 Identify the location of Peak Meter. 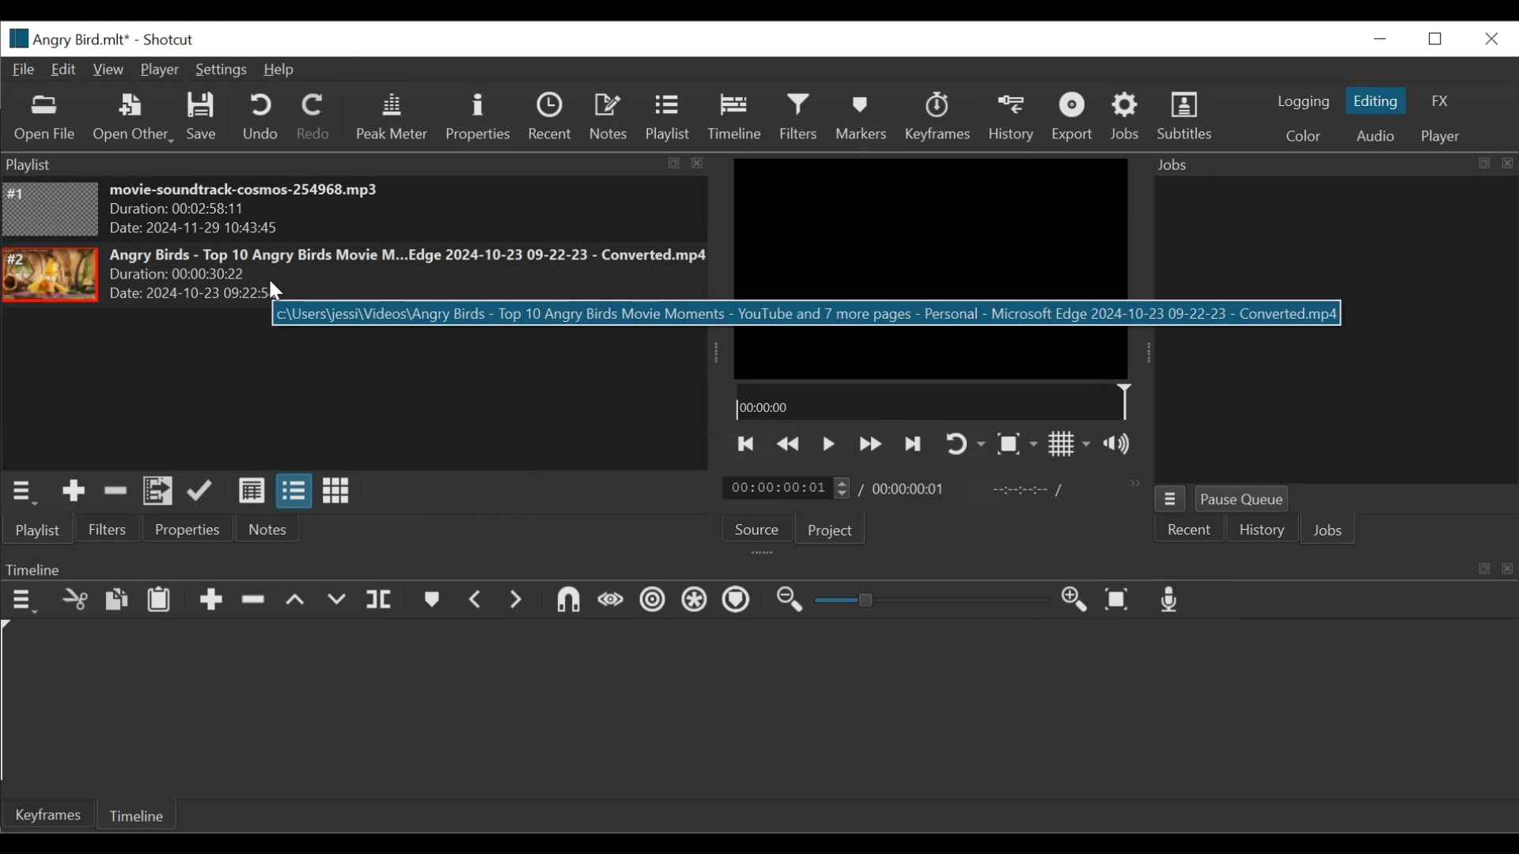
(392, 119).